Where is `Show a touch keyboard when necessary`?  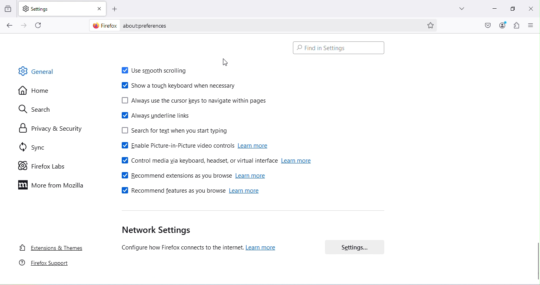 Show a touch keyboard when necessary is located at coordinates (180, 86).